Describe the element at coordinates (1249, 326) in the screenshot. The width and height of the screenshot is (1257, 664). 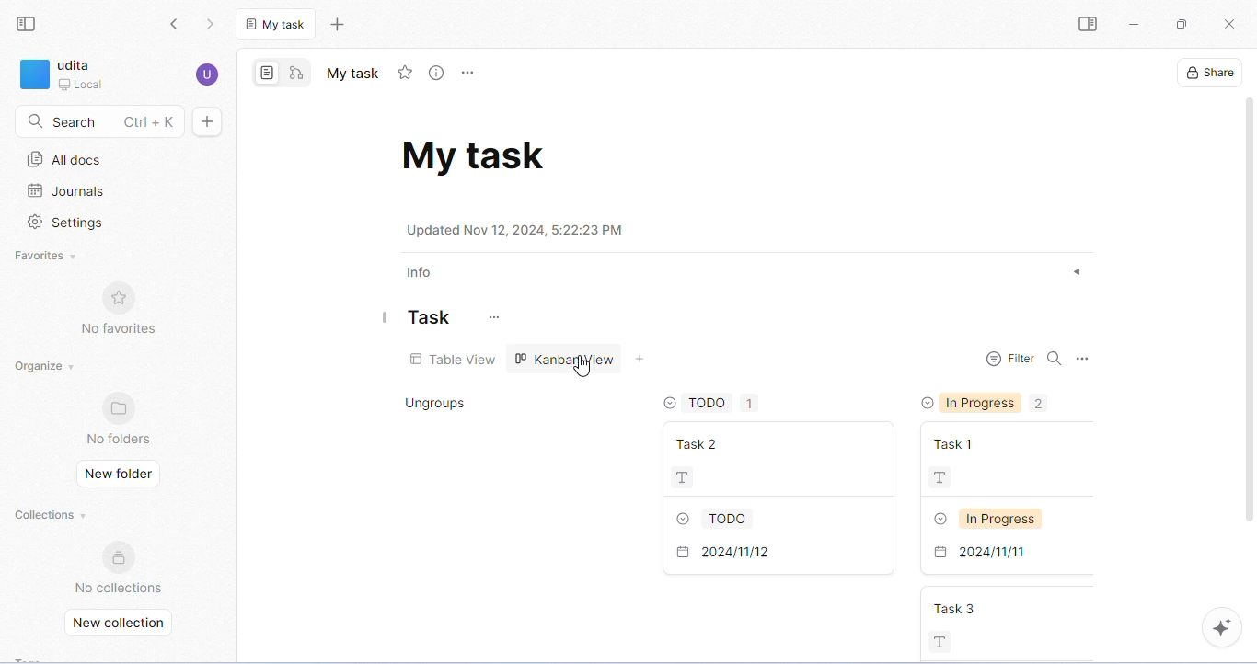
I see `vertical scroll bar` at that location.